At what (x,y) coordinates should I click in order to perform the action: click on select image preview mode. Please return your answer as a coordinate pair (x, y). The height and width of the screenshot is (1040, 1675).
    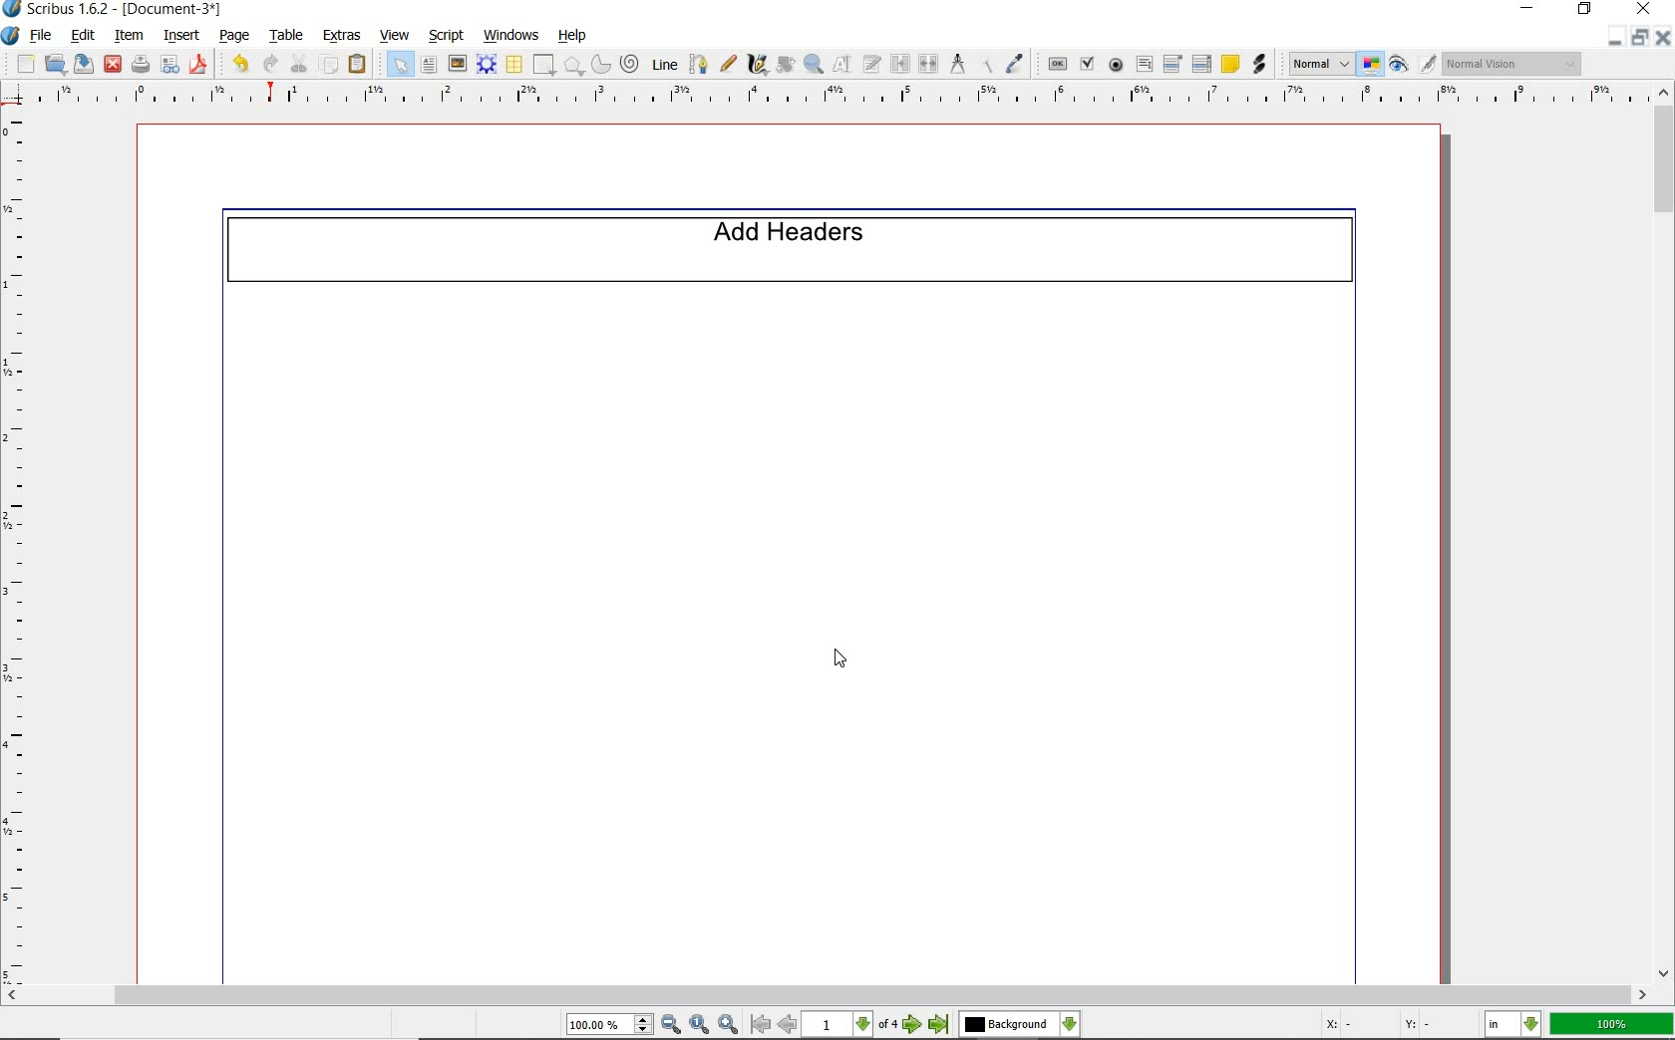
    Looking at the image, I should click on (1319, 66).